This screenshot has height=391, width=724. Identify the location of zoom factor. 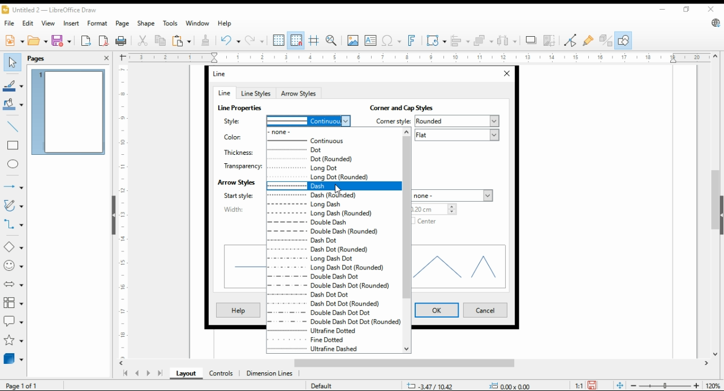
(714, 386).